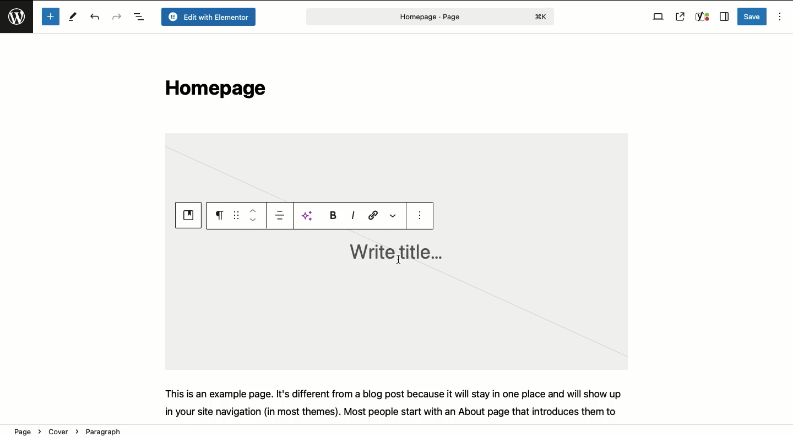  Describe the element at coordinates (779, 17) in the screenshot. I see `Options` at that location.